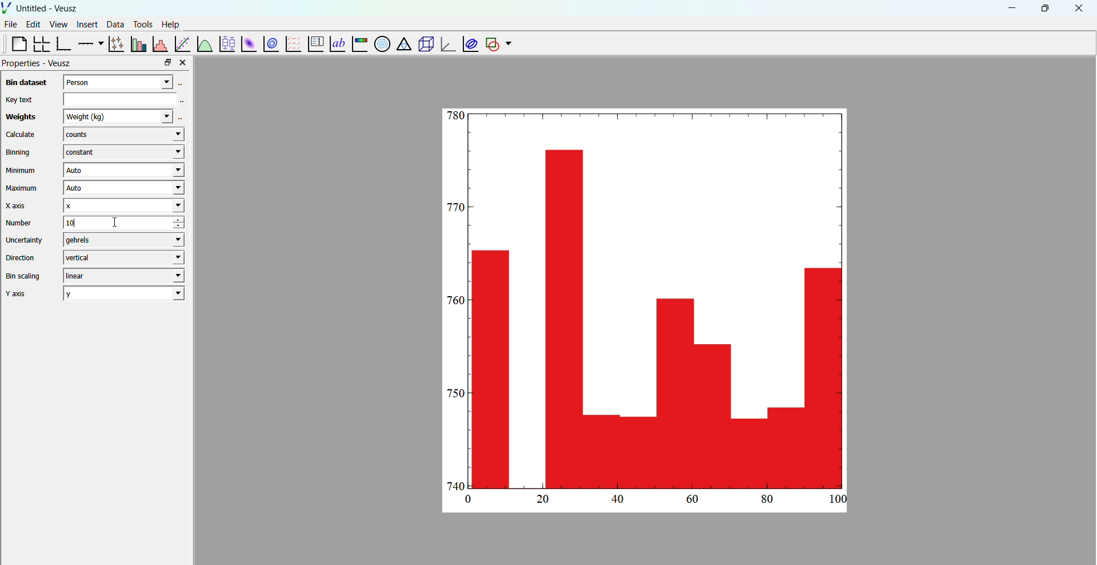 The height and width of the screenshot is (565, 1097). Describe the element at coordinates (48, 9) in the screenshot. I see `Untitled - Veusz` at that location.